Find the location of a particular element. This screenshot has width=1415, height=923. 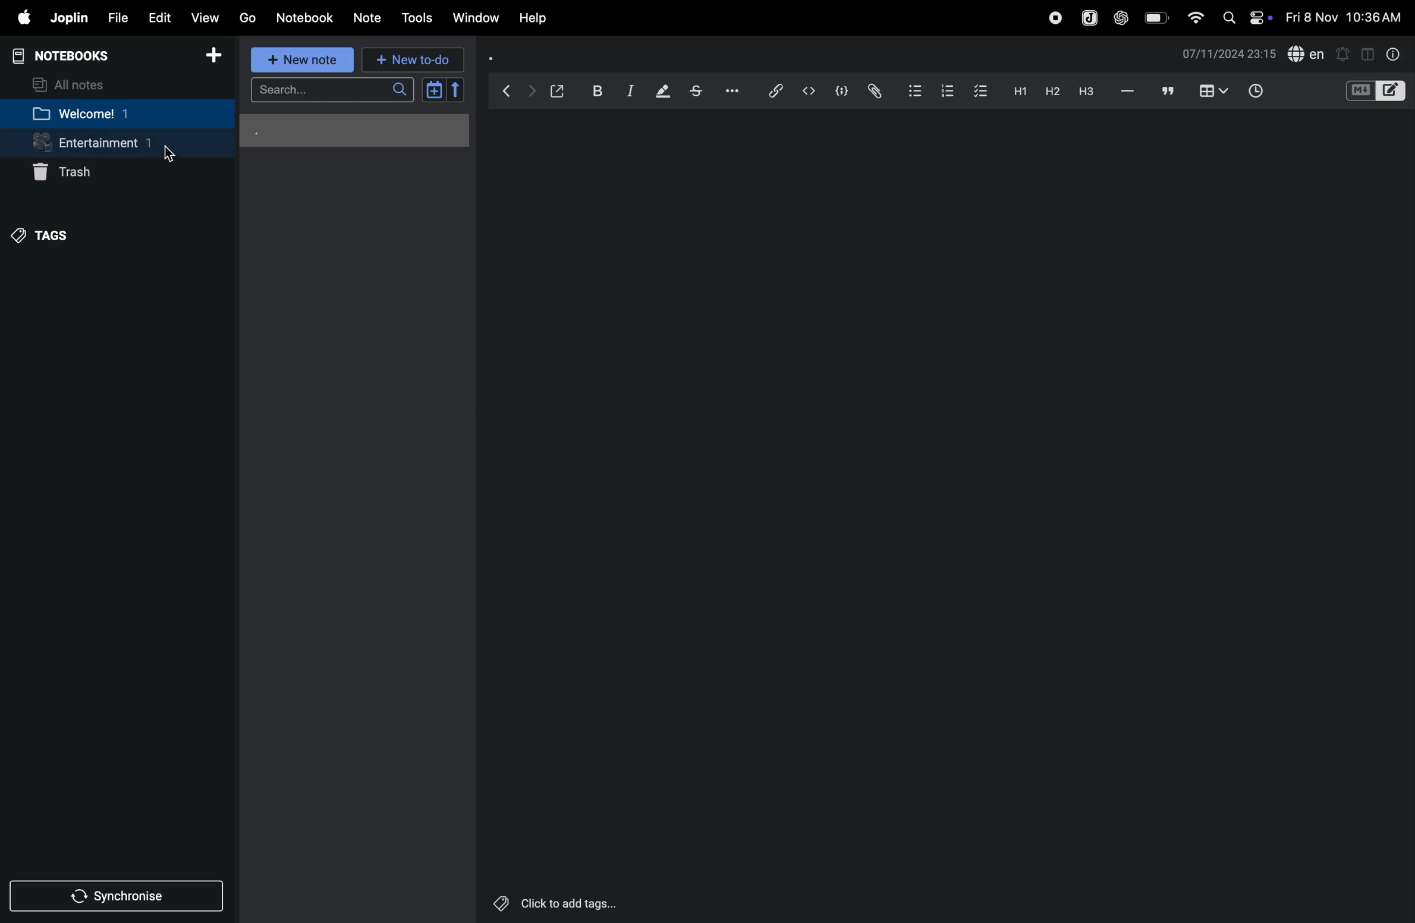

options is located at coordinates (737, 90).